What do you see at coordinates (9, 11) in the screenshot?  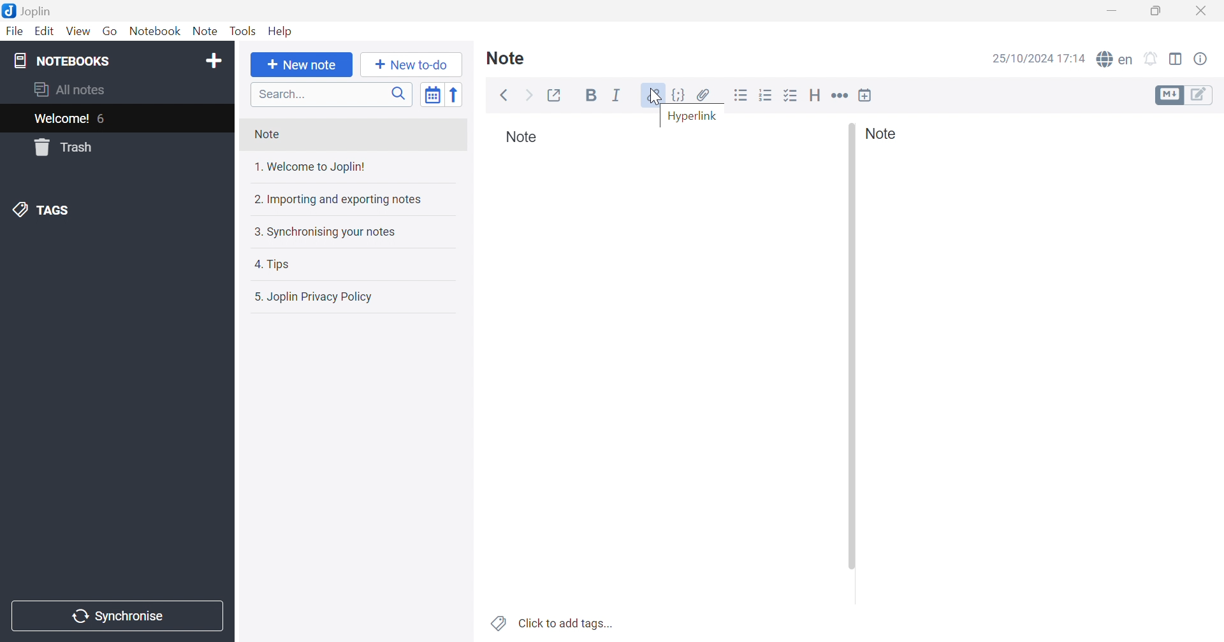 I see `joplin logo` at bounding box center [9, 11].